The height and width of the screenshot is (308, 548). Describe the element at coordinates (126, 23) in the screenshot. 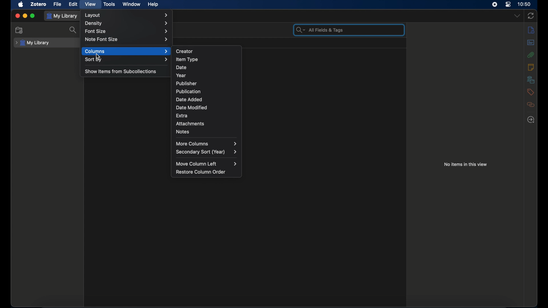

I see `density` at that location.